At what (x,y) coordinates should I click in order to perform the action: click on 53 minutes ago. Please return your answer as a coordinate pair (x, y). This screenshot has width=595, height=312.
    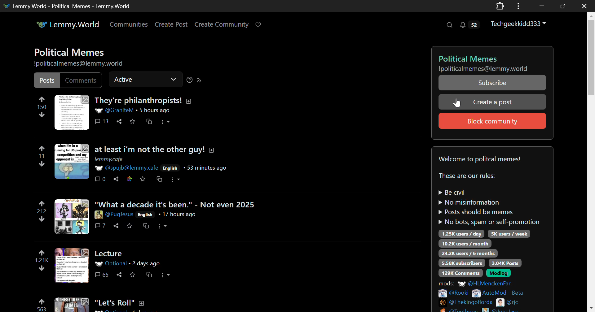
    Looking at the image, I should click on (205, 167).